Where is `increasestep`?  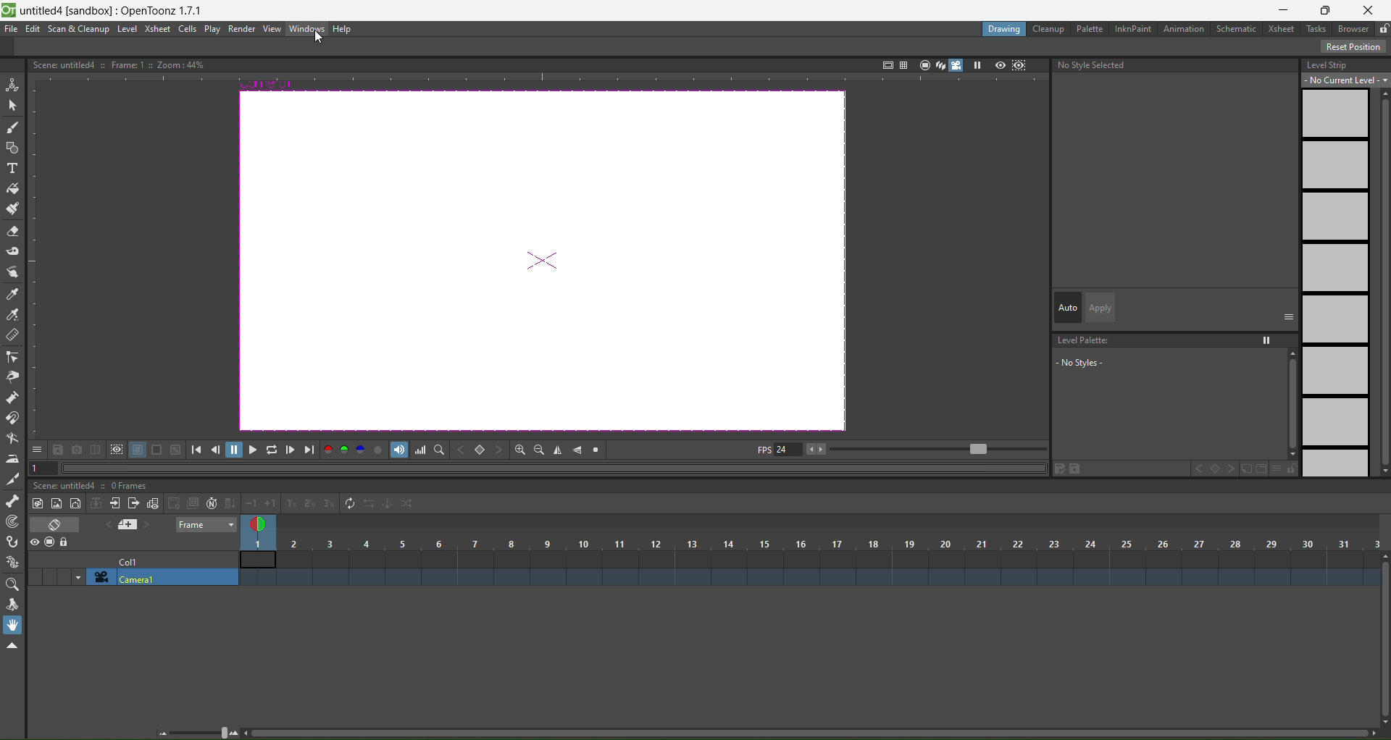
increasestep is located at coordinates (289, 502).